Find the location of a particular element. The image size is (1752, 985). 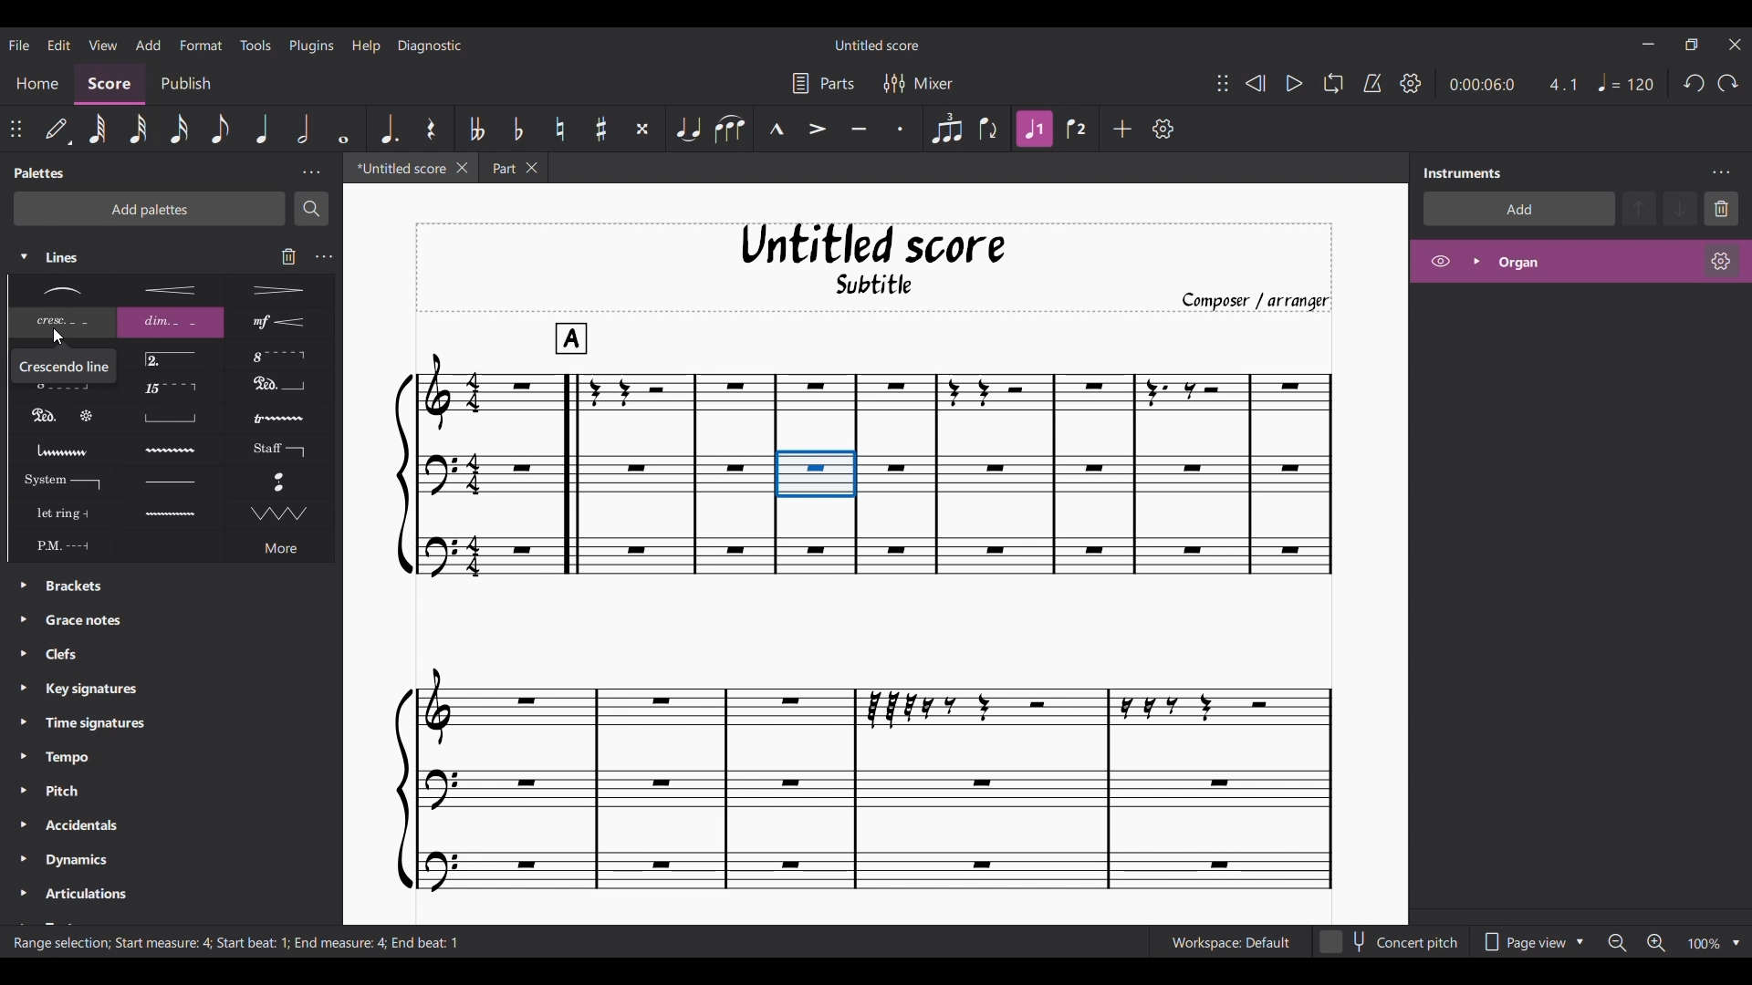

Metronome is located at coordinates (1372, 83).